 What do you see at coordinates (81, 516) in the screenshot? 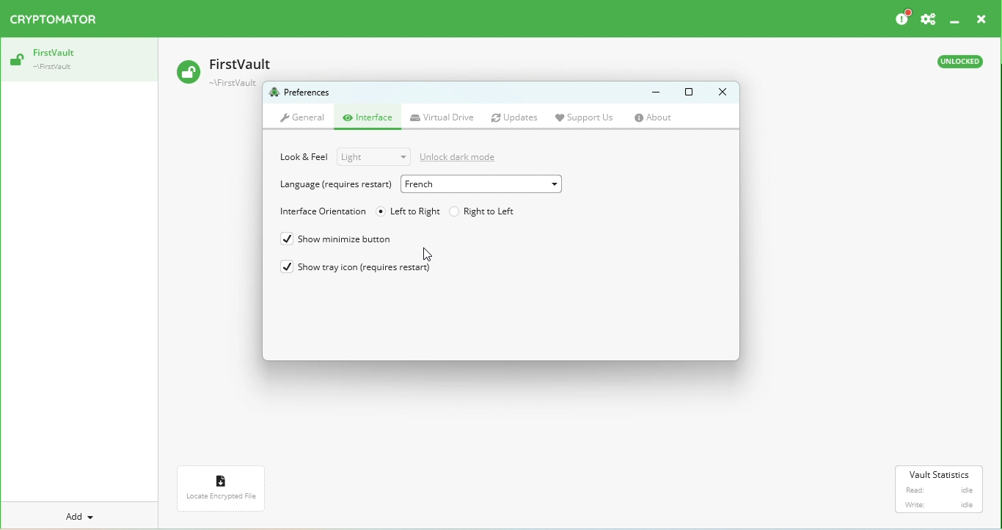
I see `Add a new vault` at bounding box center [81, 516].